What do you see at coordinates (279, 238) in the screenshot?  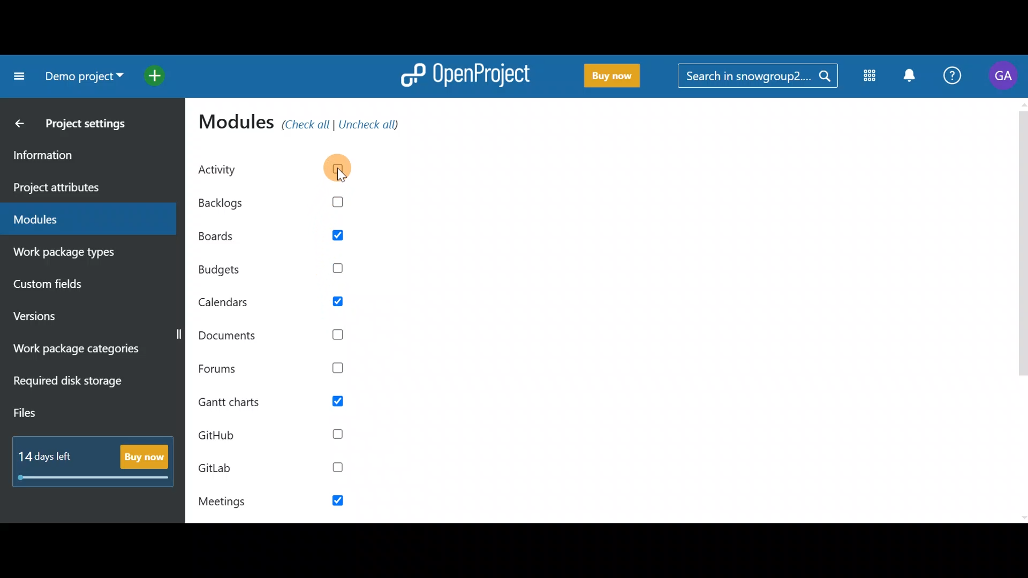 I see `Boards` at bounding box center [279, 238].